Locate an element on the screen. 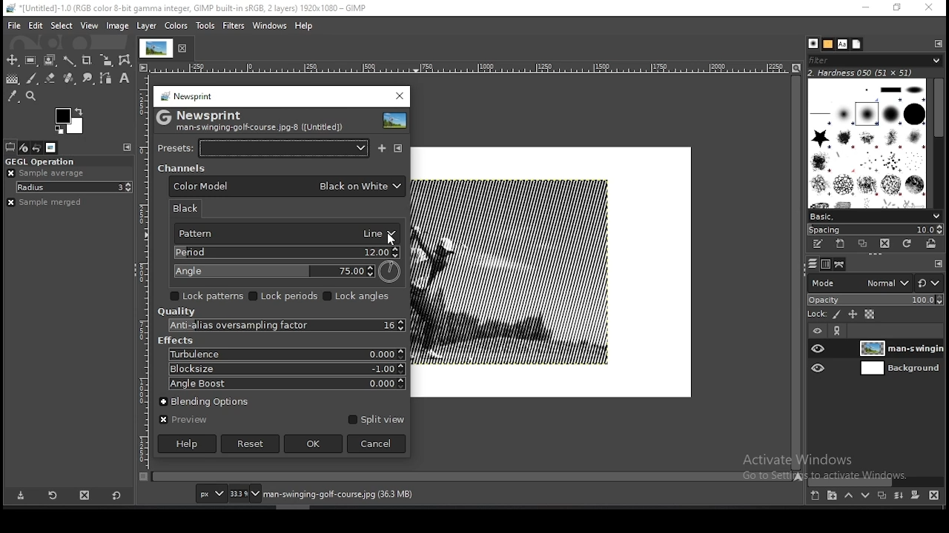 Image resolution: width=949 pixels, height=533 pixels. blend mode is located at coordinates (858, 283).